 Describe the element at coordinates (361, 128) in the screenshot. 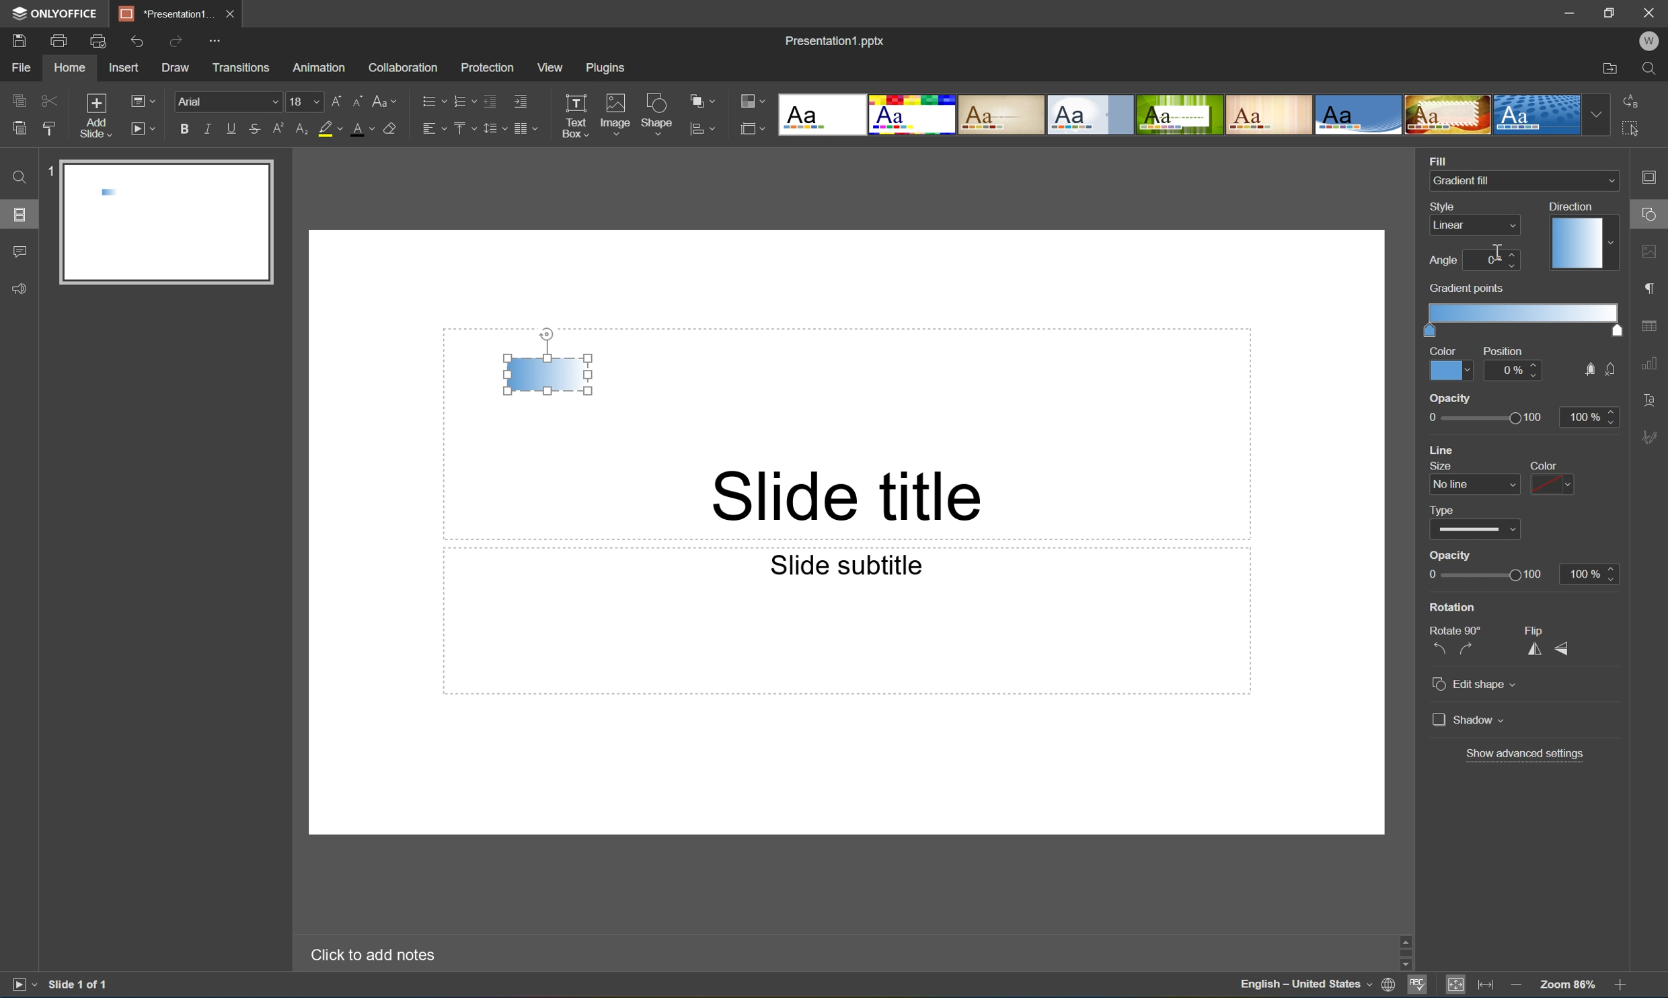

I see `Font color` at that location.